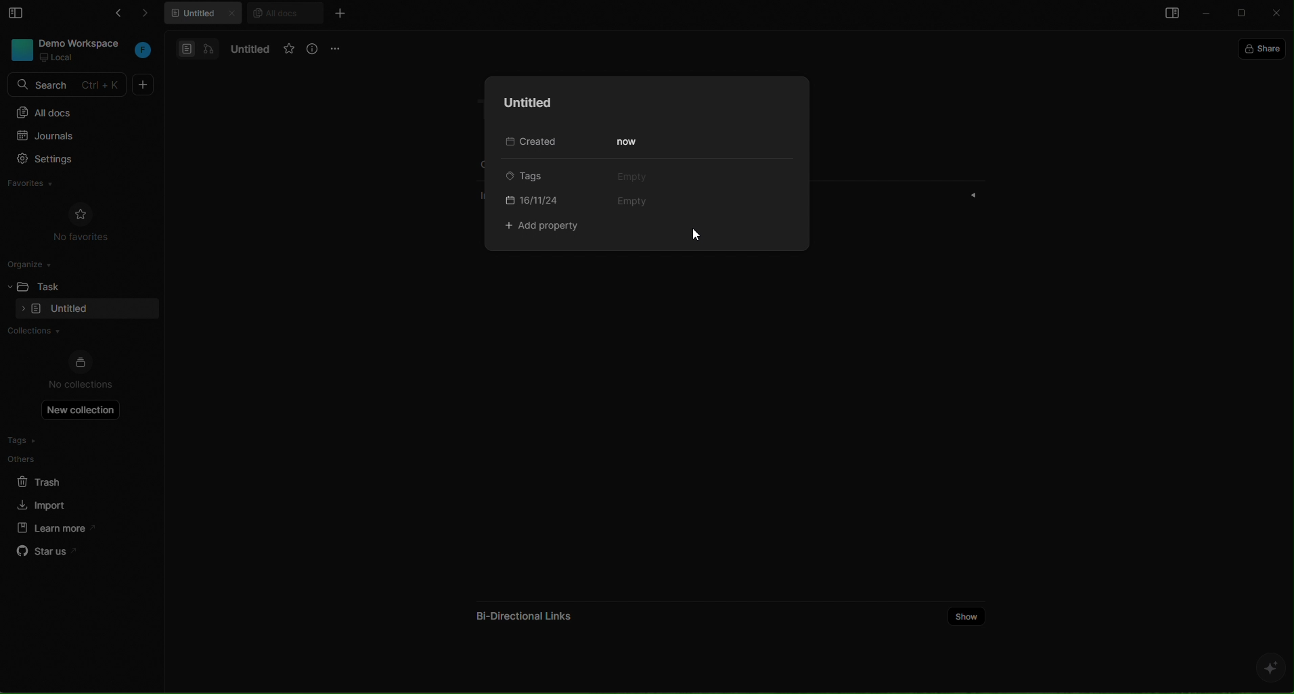 The width and height of the screenshot is (1294, 694). Describe the element at coordinates (76, 332) in the screenshot. I see `collections` at that location.